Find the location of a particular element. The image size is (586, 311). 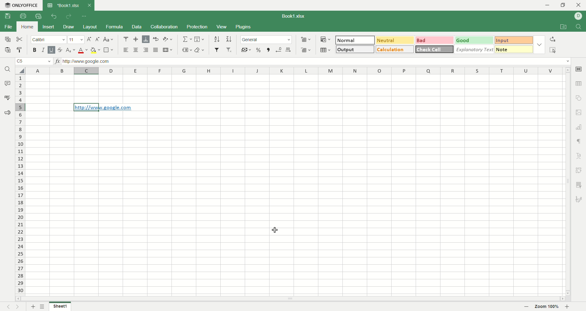

increase font size is located at coordinates (89, 40).